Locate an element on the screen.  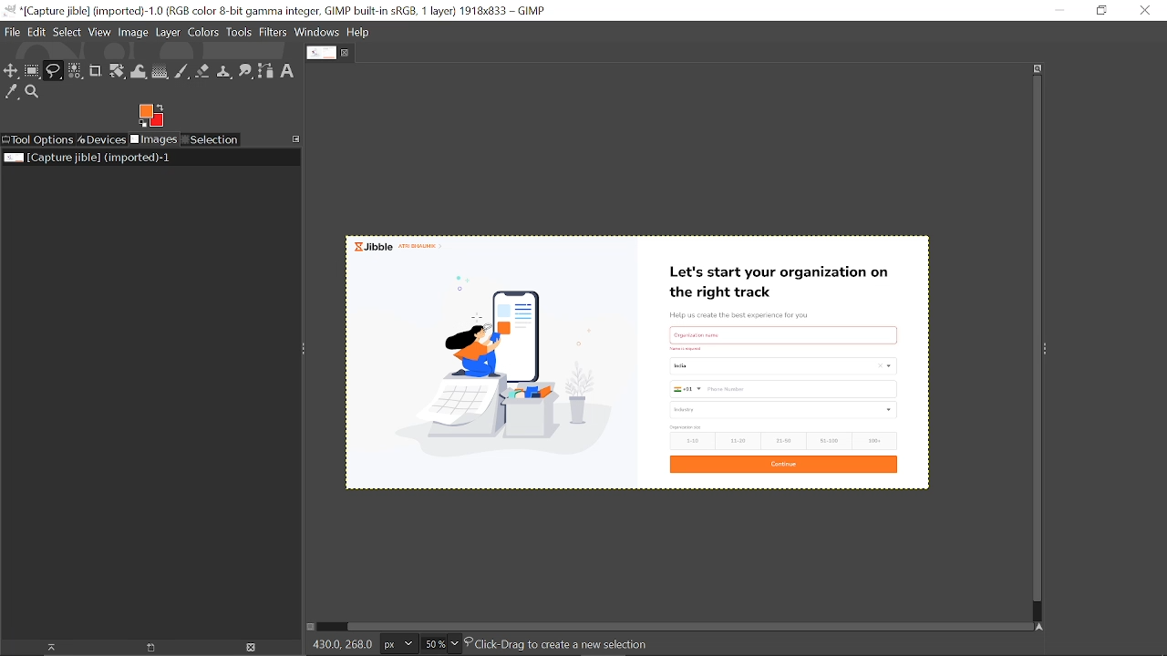
File is located at coordinates (12, 32).